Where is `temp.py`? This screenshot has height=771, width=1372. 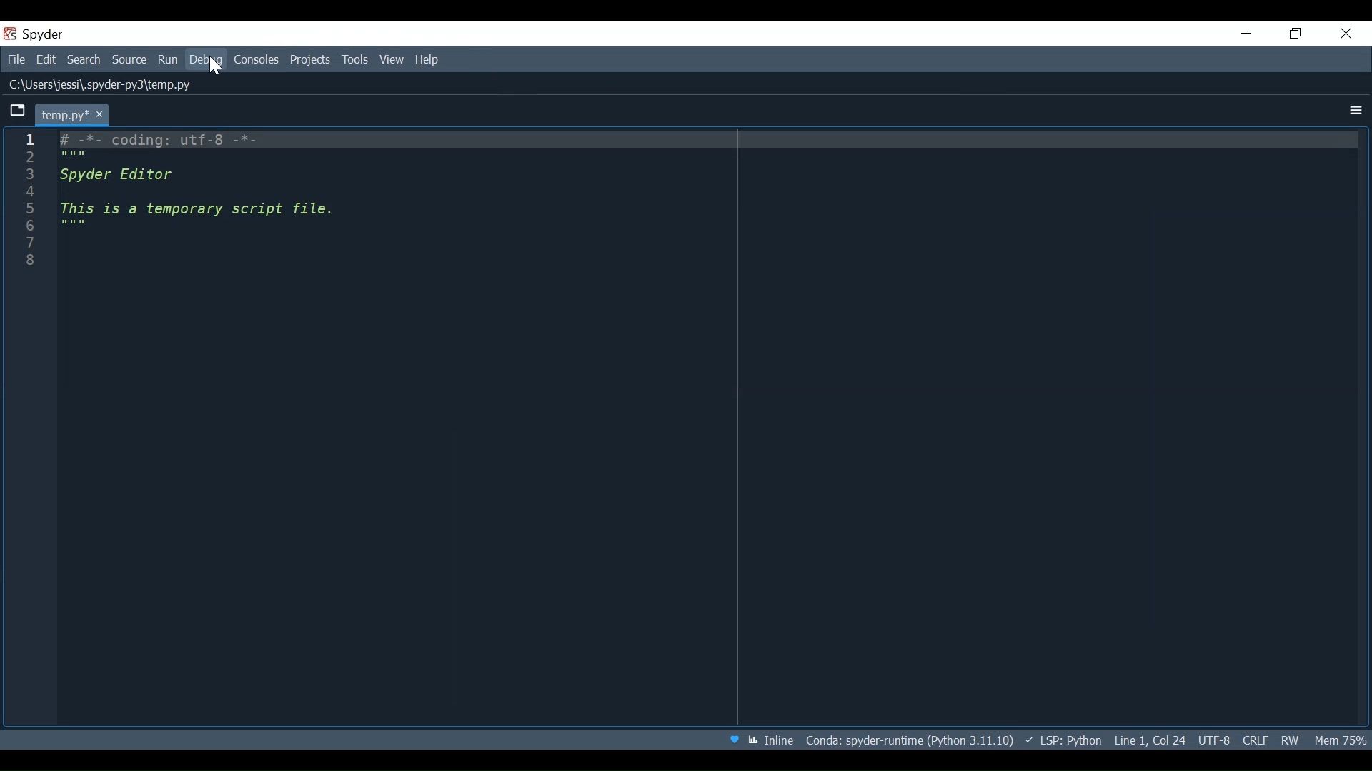 temp.py is located at coordinates (71, 115).